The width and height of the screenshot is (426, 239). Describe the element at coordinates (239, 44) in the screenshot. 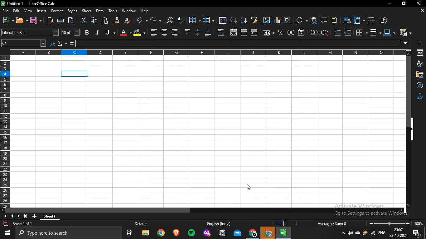

I see `input line` at that location.